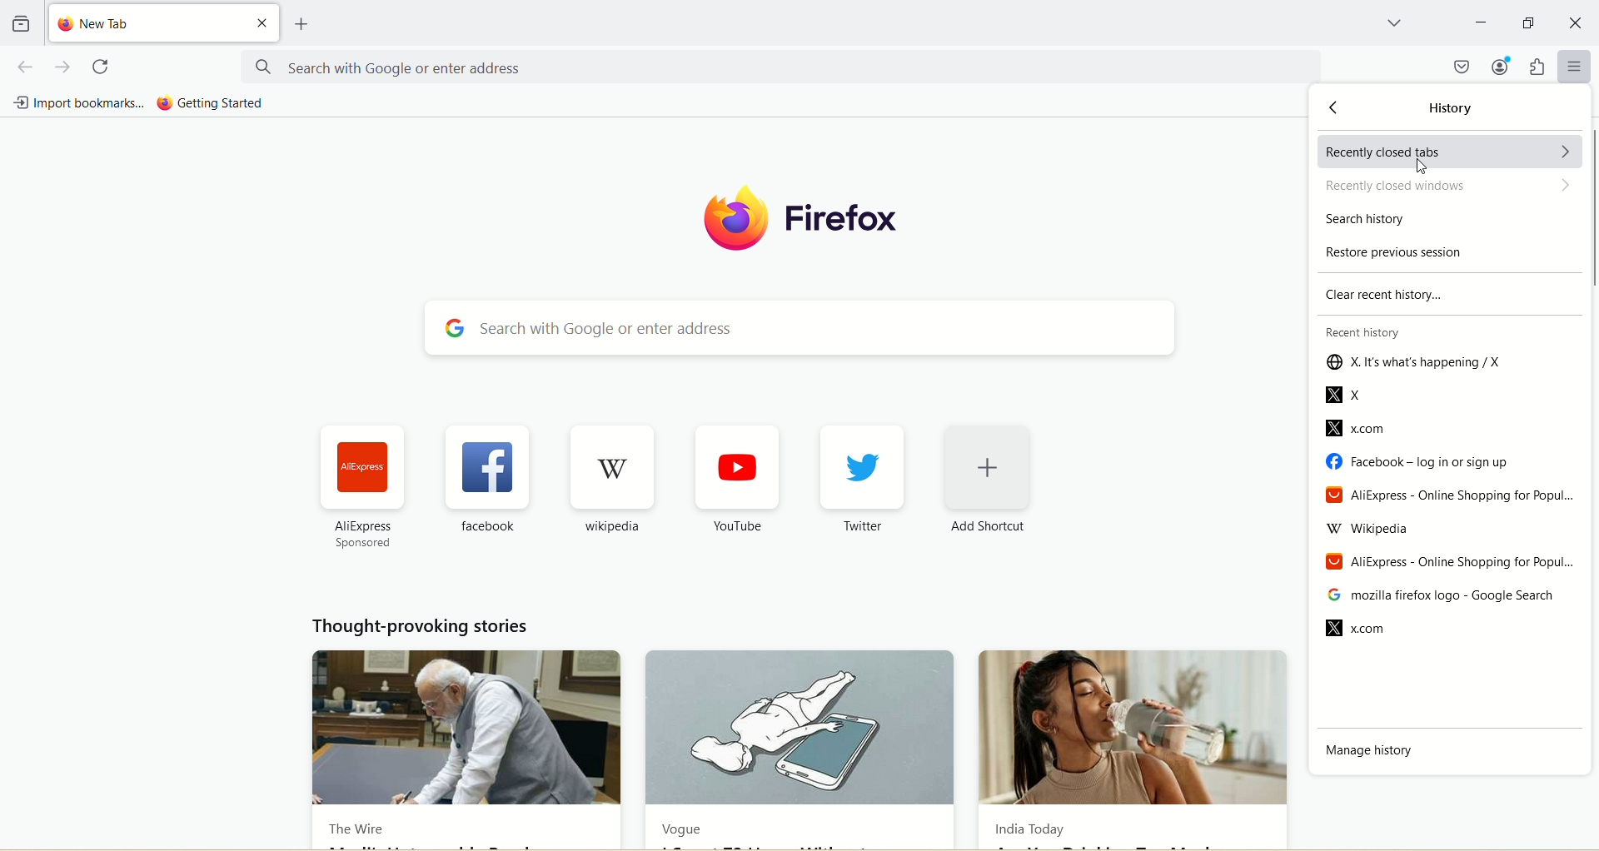 The height and width of the screenshot is (851, 1599). What do you see at coordinates (1452, 463) in the screenshot?
I see `facebook` at bounding box center [1452, 463].